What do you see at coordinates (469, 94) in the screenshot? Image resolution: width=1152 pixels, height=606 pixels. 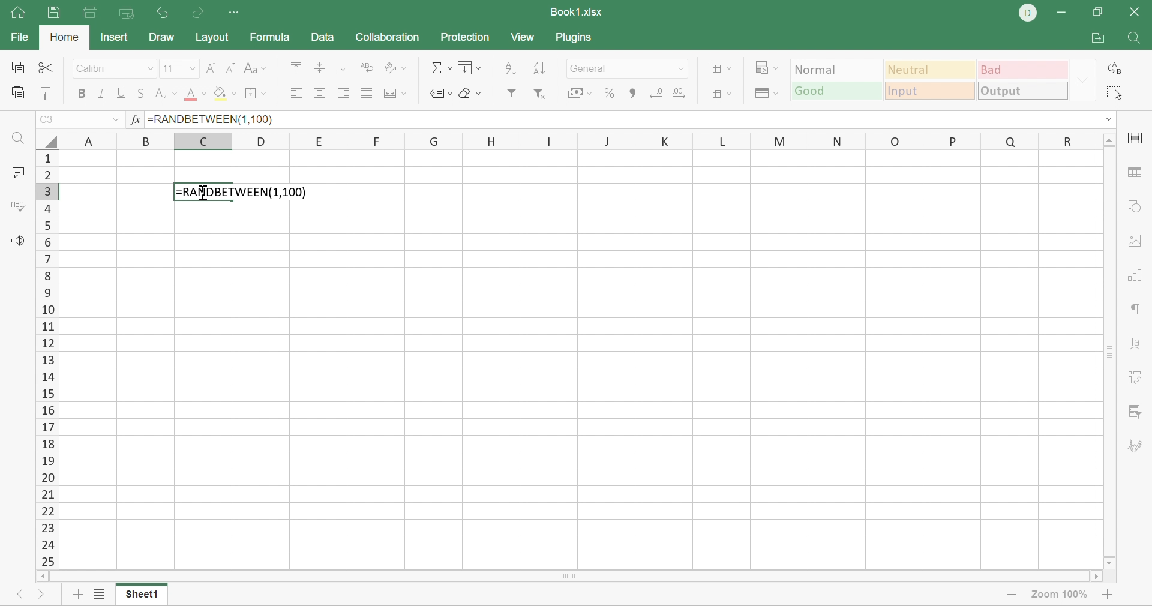 I see `Clear` at bounding box center [469, 94].